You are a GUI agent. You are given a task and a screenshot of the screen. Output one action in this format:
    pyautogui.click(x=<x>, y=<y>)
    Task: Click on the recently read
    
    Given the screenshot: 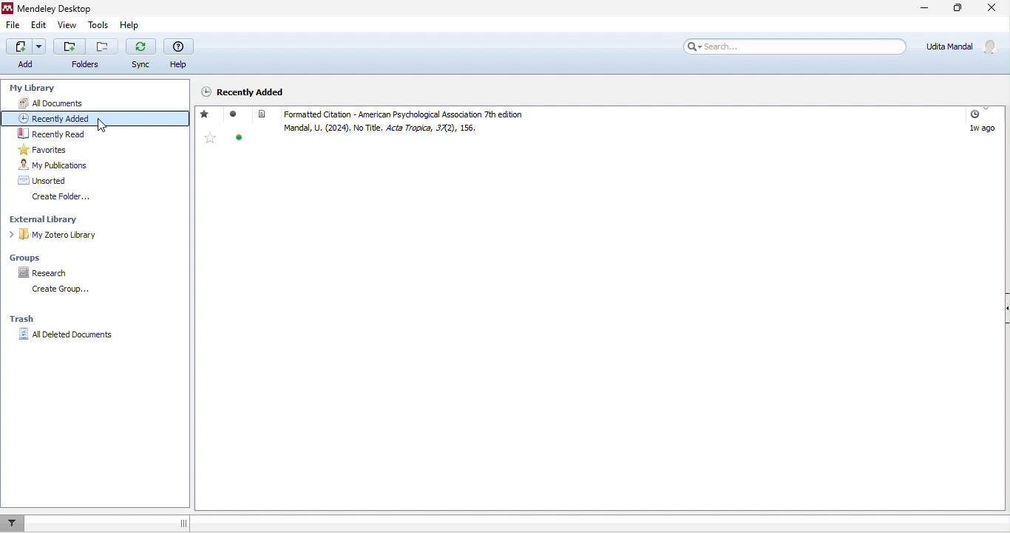 What is the action you would take?
    pyautogui.click(x=50, y=134)
    